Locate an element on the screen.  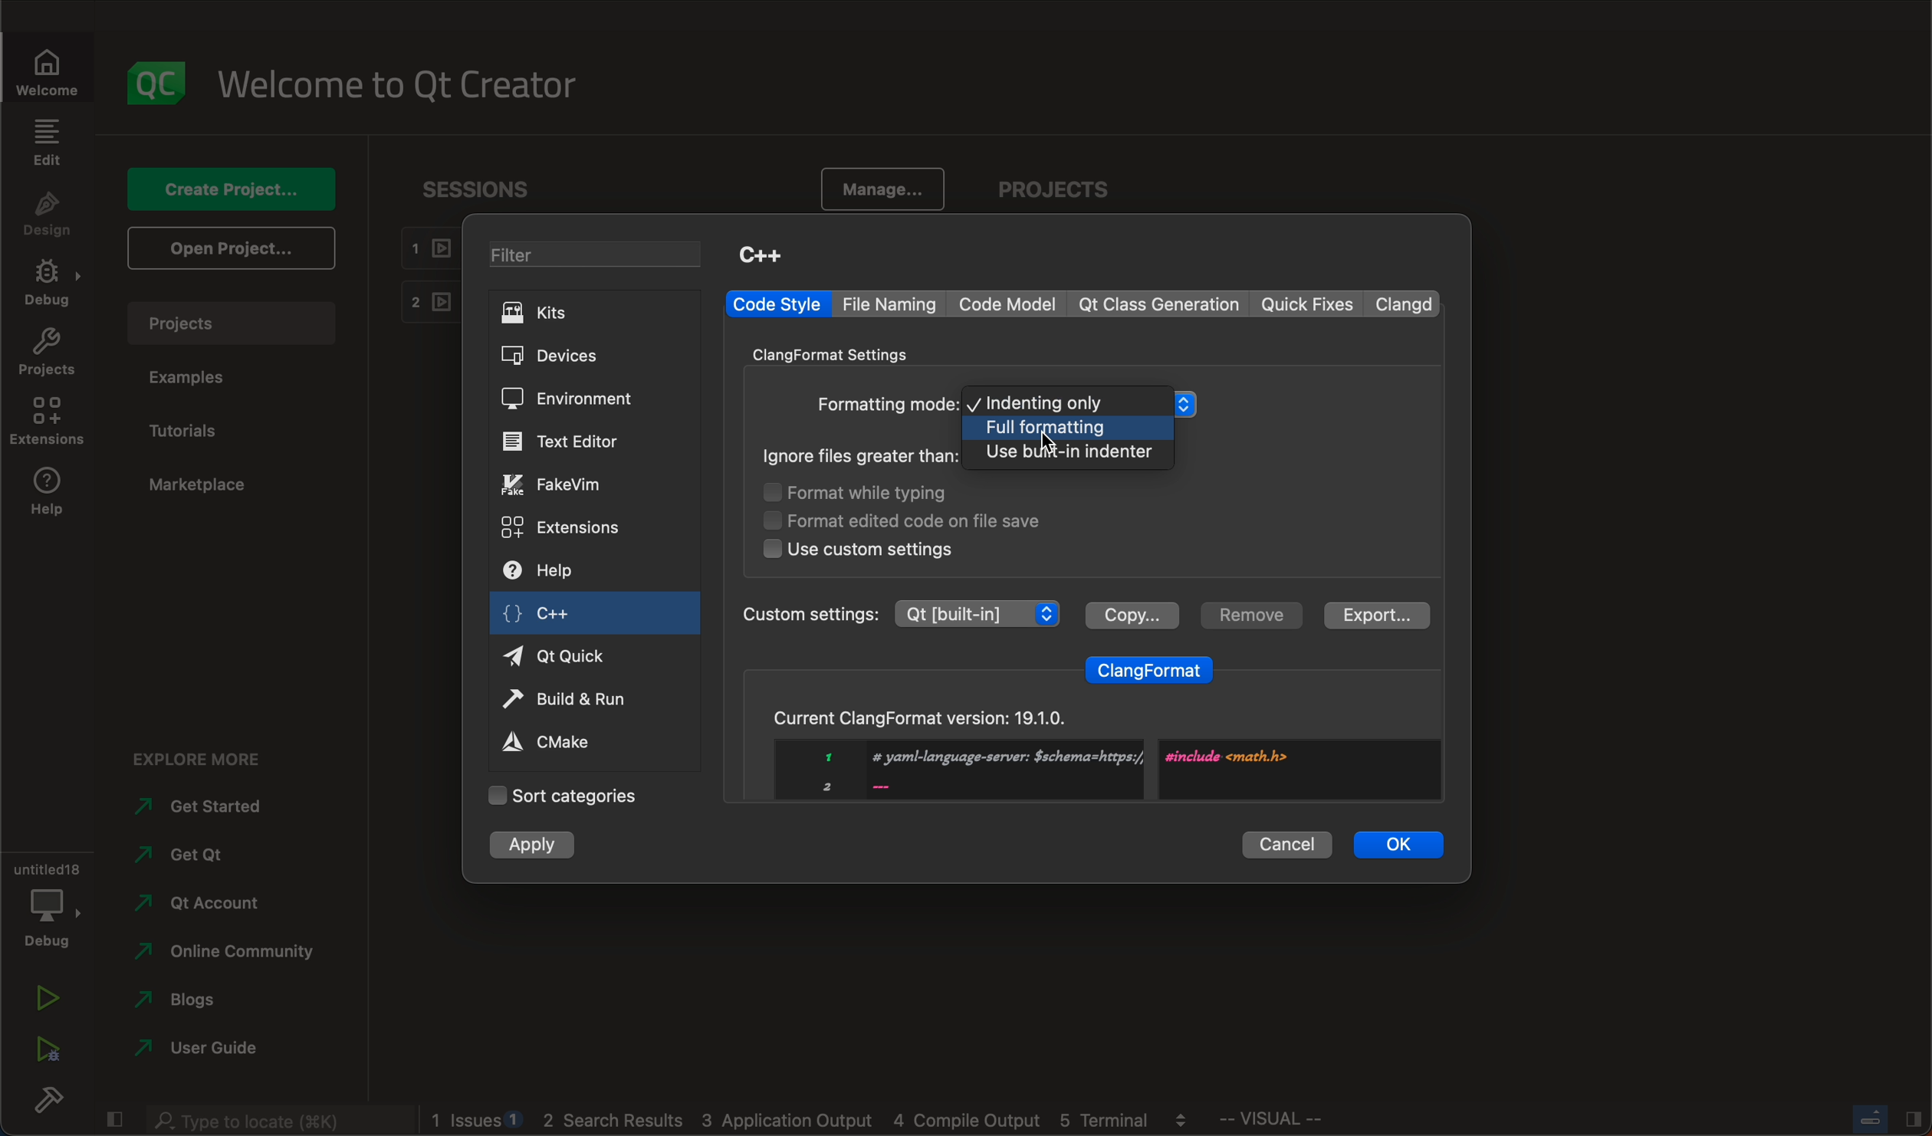
ok is located at coordinates (1400, 843).